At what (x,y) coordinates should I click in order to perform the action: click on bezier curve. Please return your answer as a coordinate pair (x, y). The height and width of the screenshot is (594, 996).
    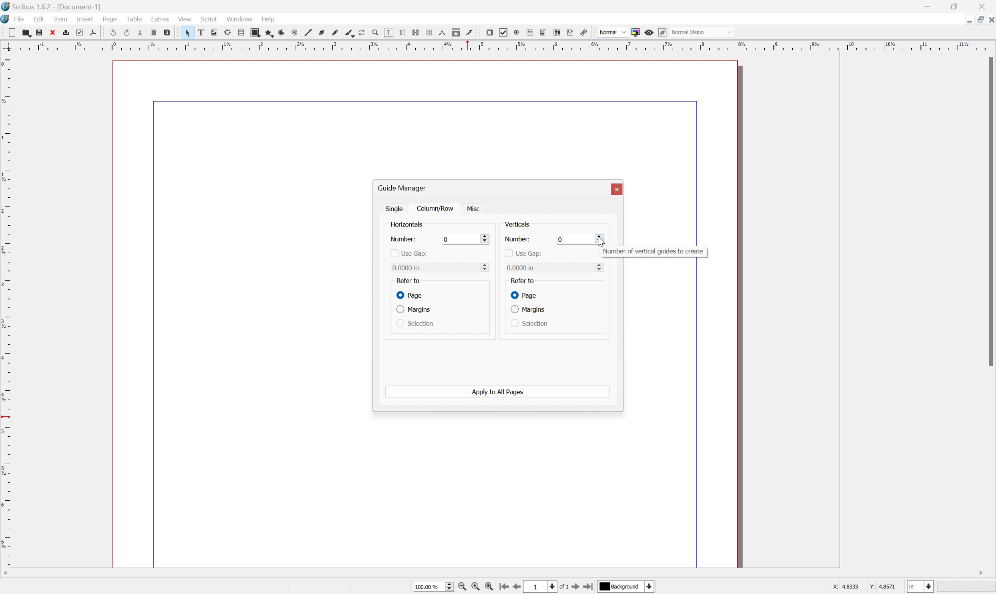
    Looking at the image, I should click on (322, 32).